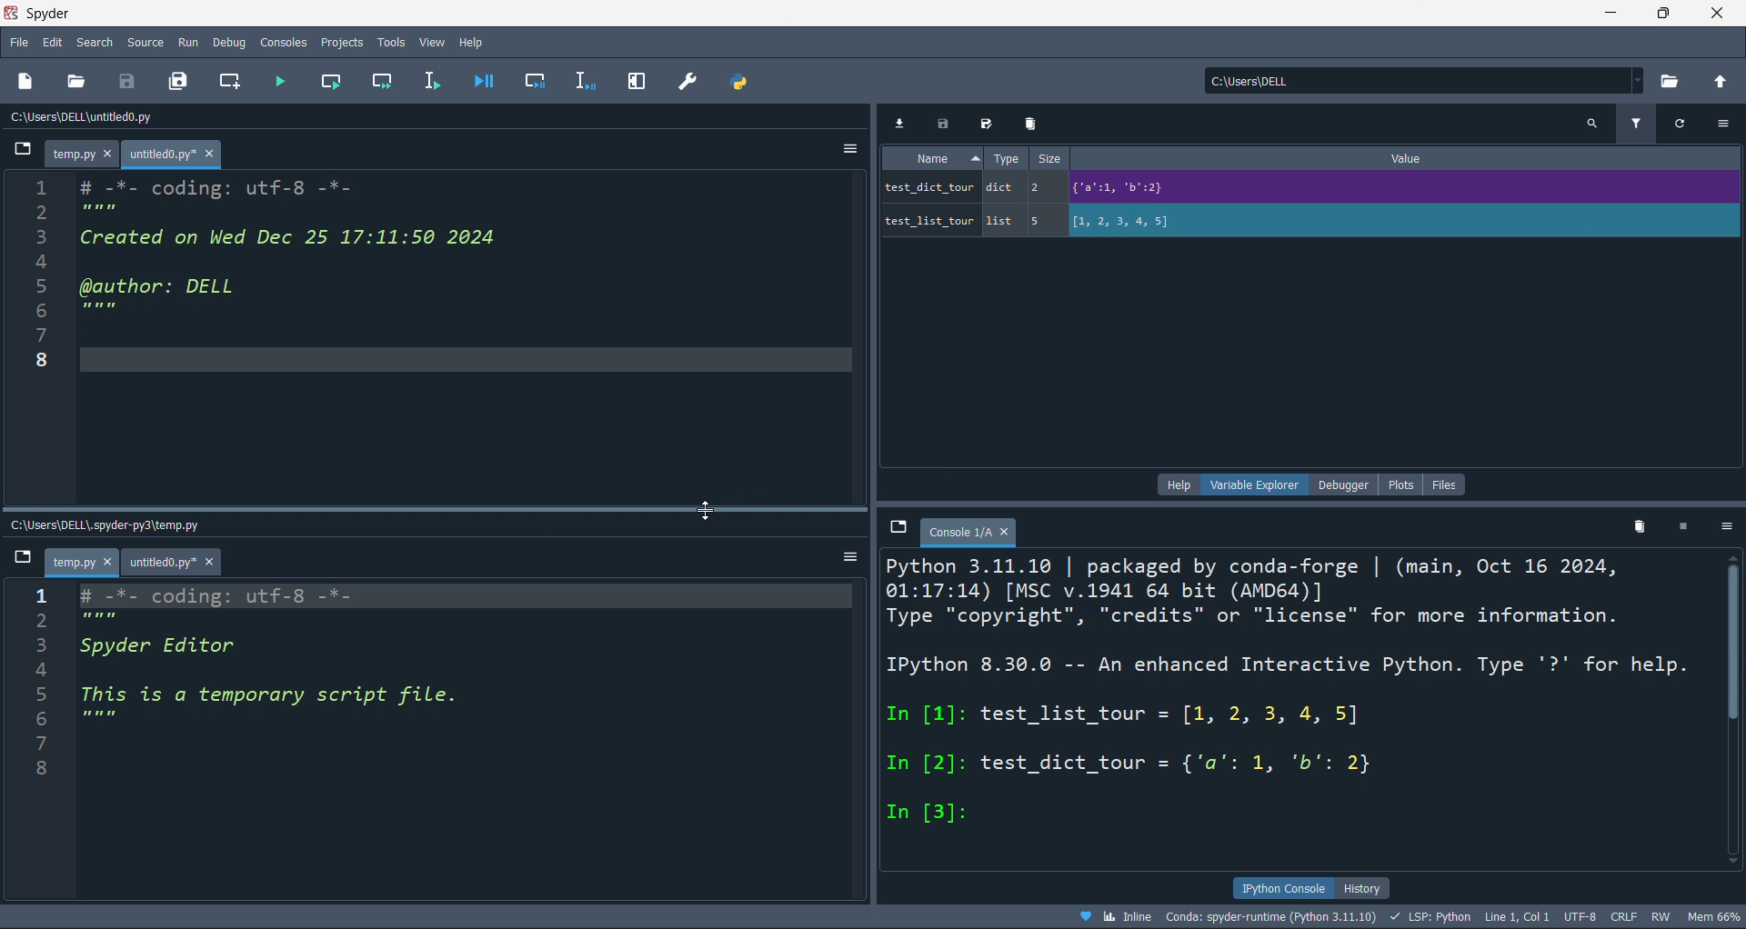 This screenshot has height=929, width=1746. What do you see at coordinates (1289, 693) in the screenshot?
I see `Python 5.11.10 | packaged by conda-torge | (main, Oct lb 2024,
01:17:14) [MSC v.1941 64 bit (AMD64)]

Type "copyright", "credits" or "license" for more information.
IPython 8.30.0 -- An enhanced Interactive Python. Type '?' for help.
In [1]: test_list_tour = [1, 2, 3, 4, 5]

In [2]: test_dict_tour = {‘a': 1, 'b': 2}

In [3]:` at bounding box center [1289, 693].